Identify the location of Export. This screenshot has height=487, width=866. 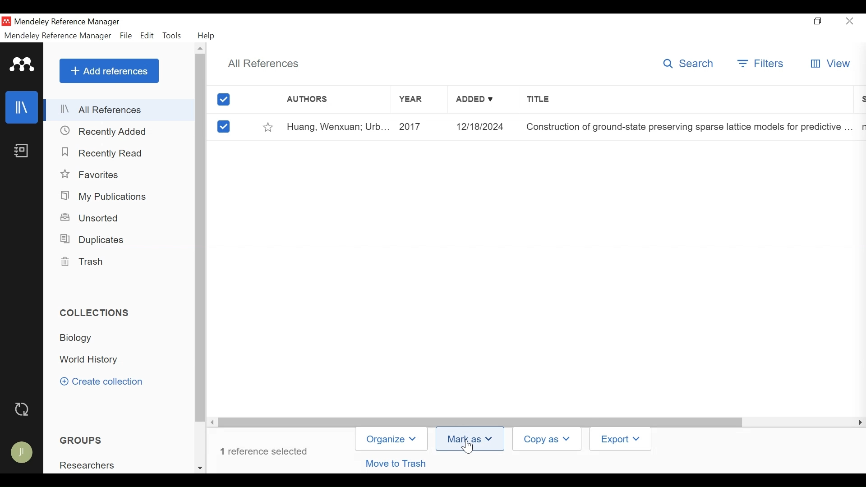
(620, 439).